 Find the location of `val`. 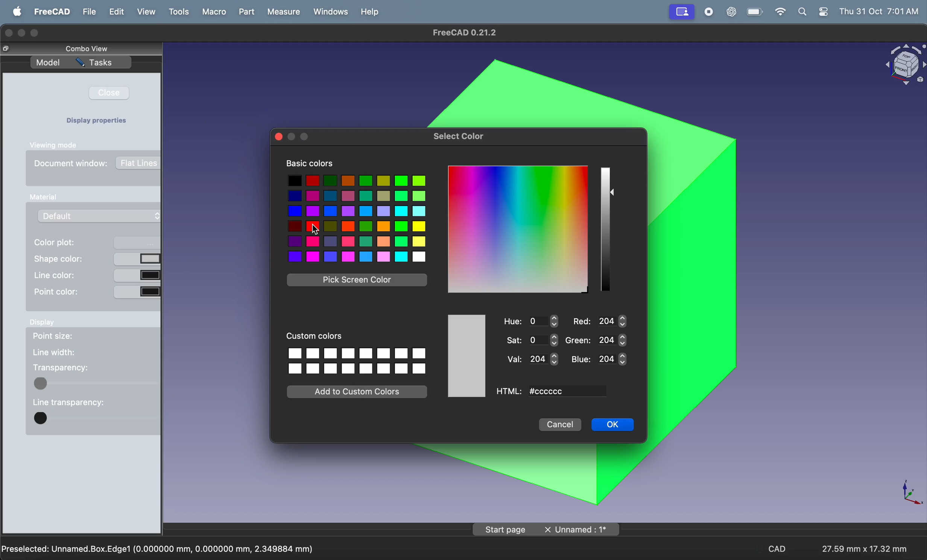

val is located at coordinates (531, 360).